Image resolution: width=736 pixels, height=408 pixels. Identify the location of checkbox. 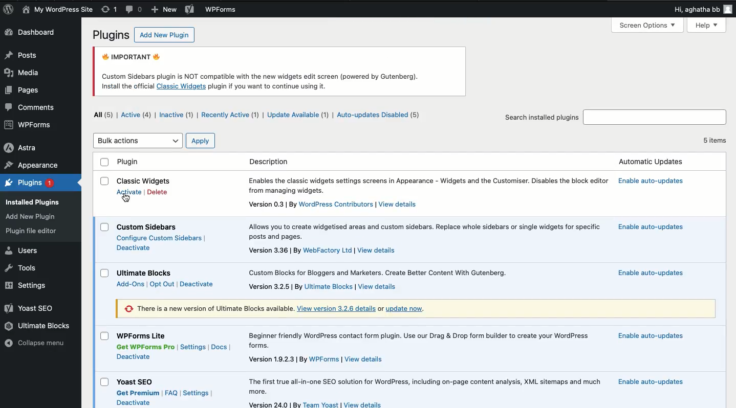
(105, 181).